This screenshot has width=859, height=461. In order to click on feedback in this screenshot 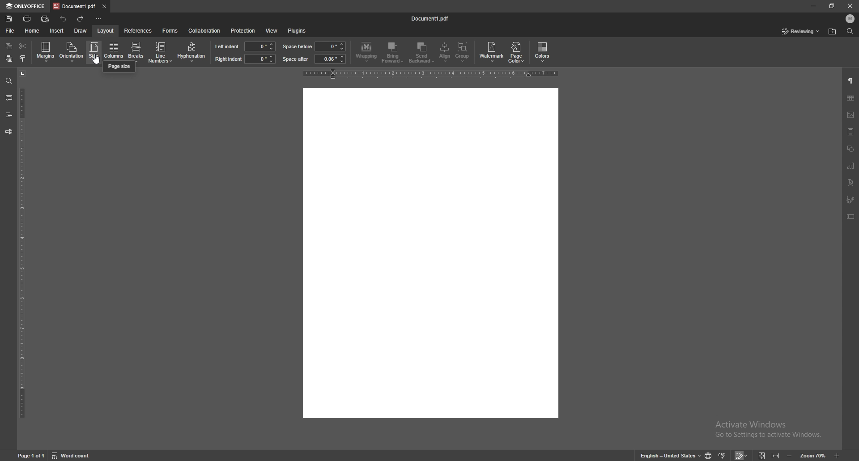, I will do `click(9, 132)`.